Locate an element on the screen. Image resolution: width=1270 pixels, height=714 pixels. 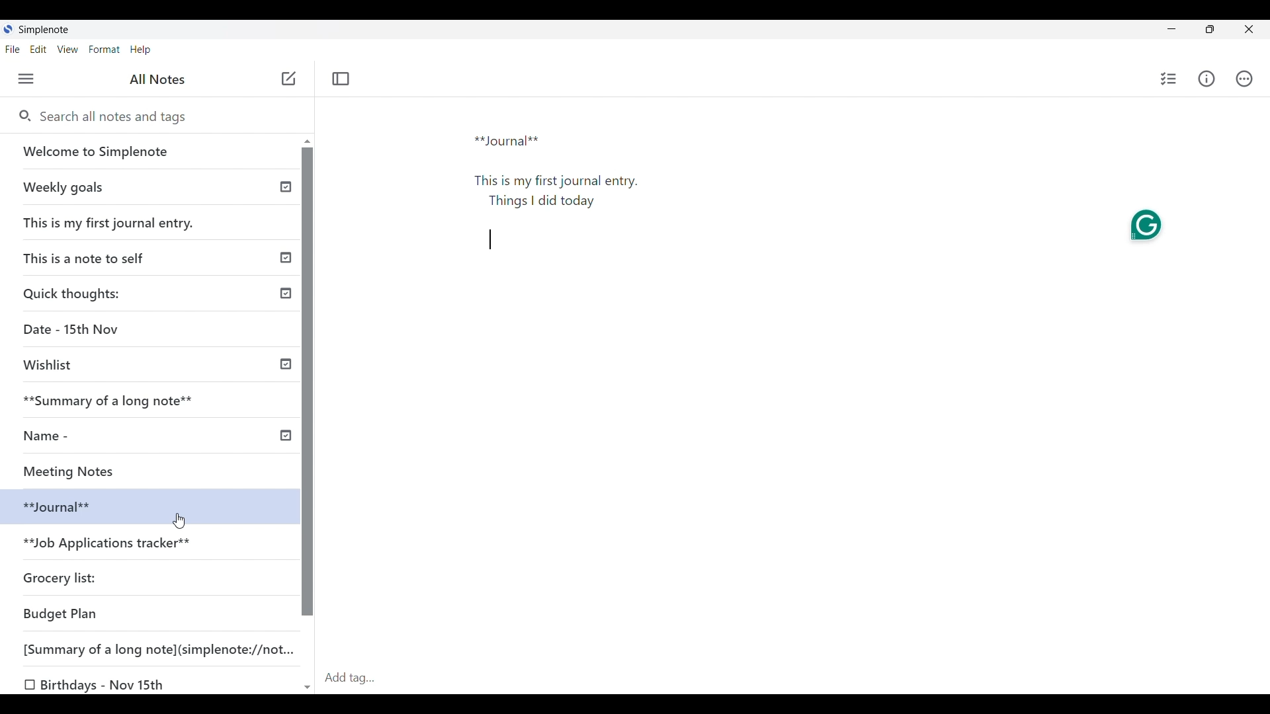
Show interface in a smaller tab is located at coordinates (1210, 29).